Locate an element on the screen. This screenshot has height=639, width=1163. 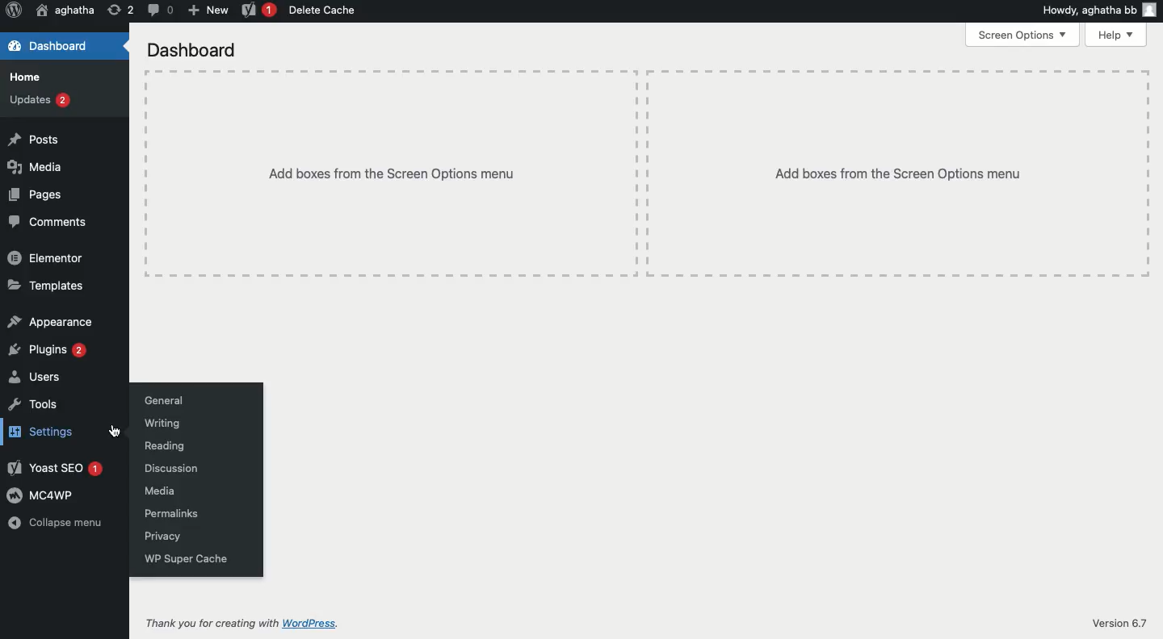
Help is located at coordinates (1117, 35).